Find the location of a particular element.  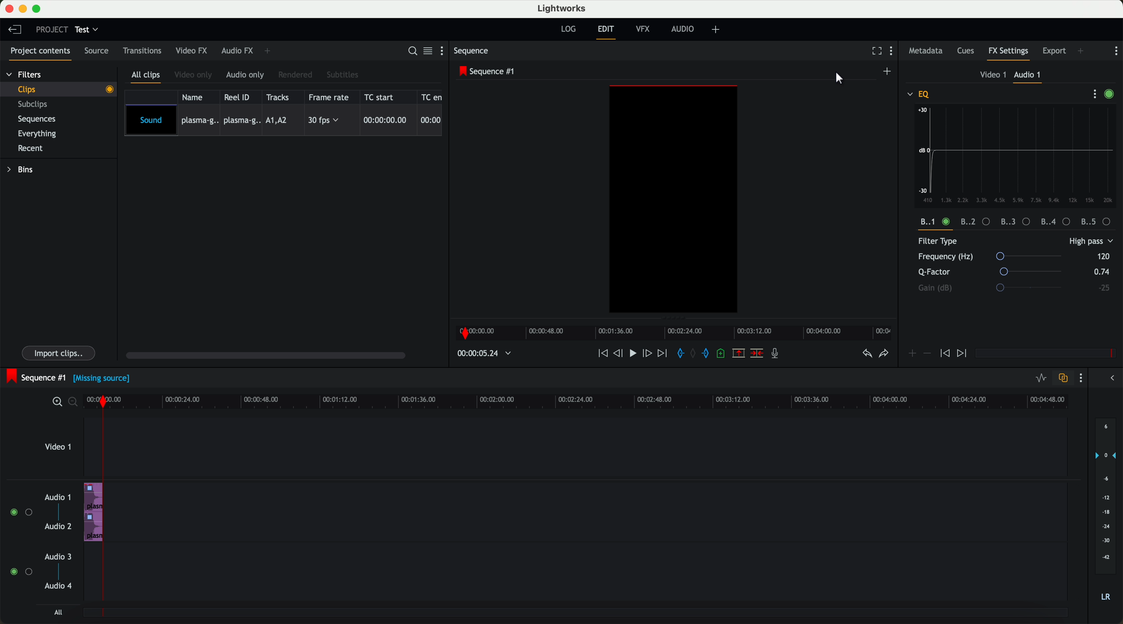

add is located at coordinates (717, 30).